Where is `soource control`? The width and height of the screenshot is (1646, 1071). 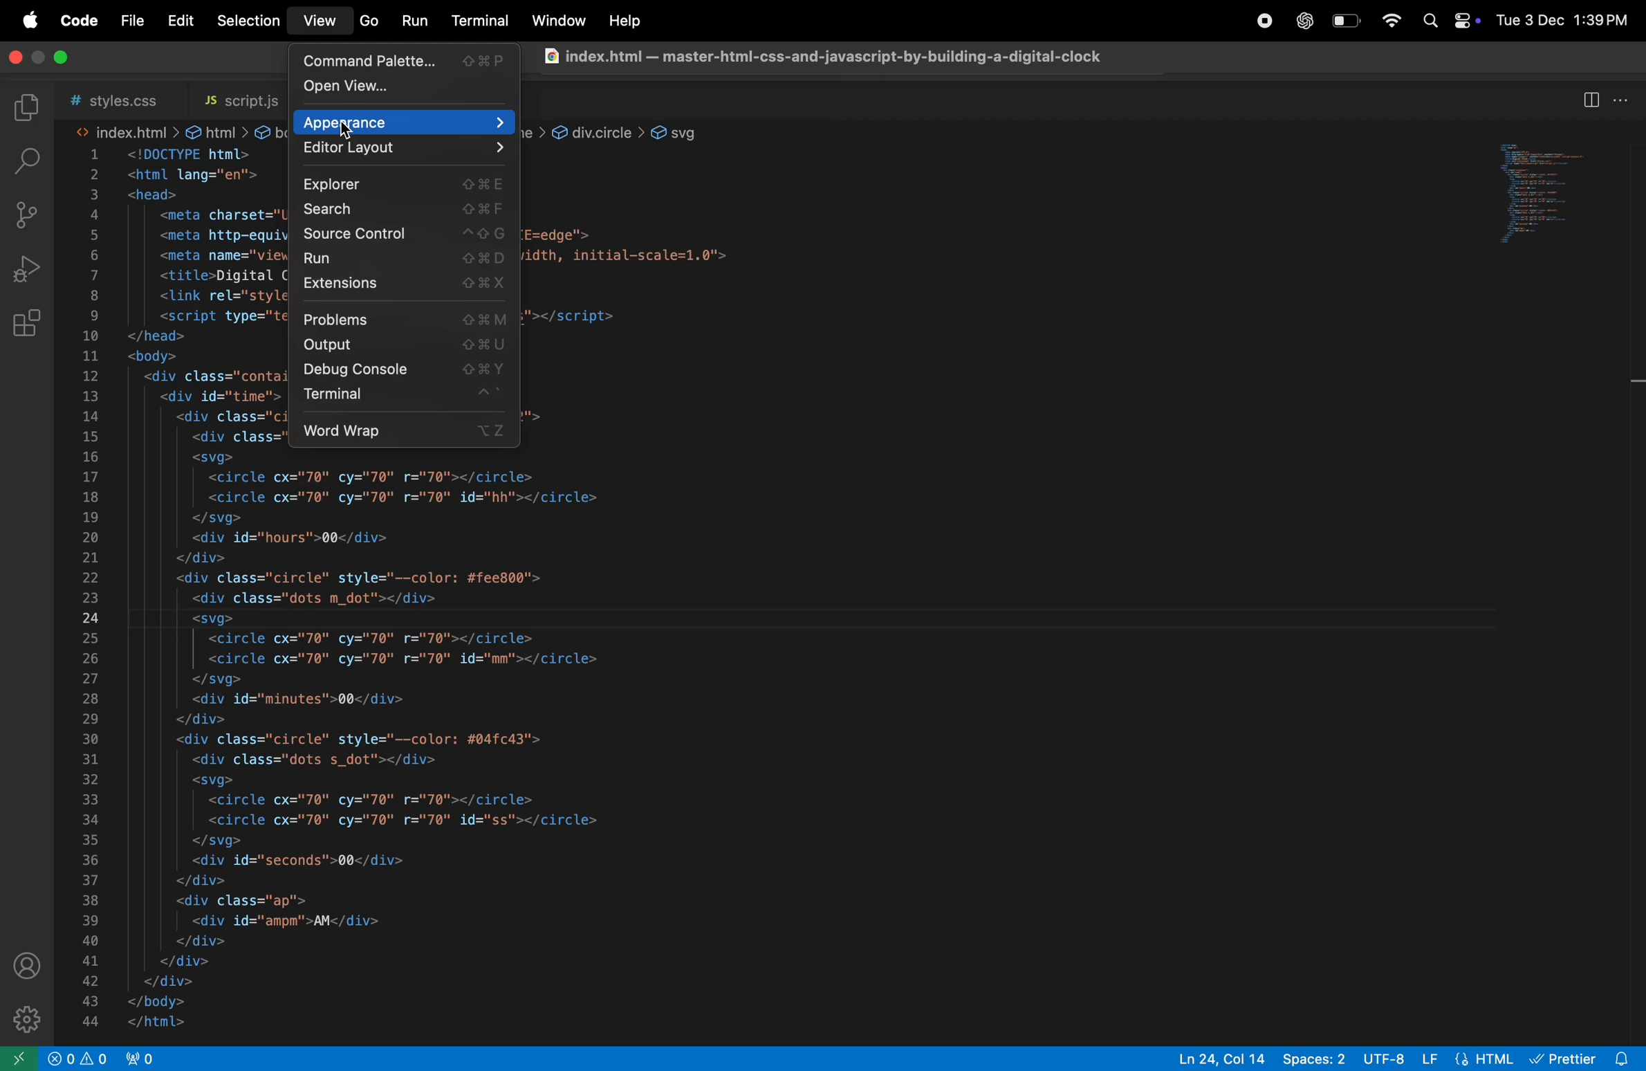
soource control is located at coordinates (27, 216).